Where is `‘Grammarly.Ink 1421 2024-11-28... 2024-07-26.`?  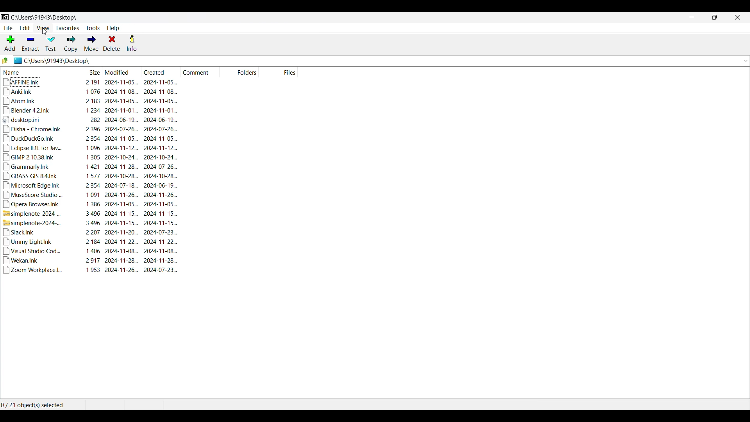 ‘Grammarly.Ink 1421 2024-11-28... 2024-07-26. is located at coordinates (89, 166).